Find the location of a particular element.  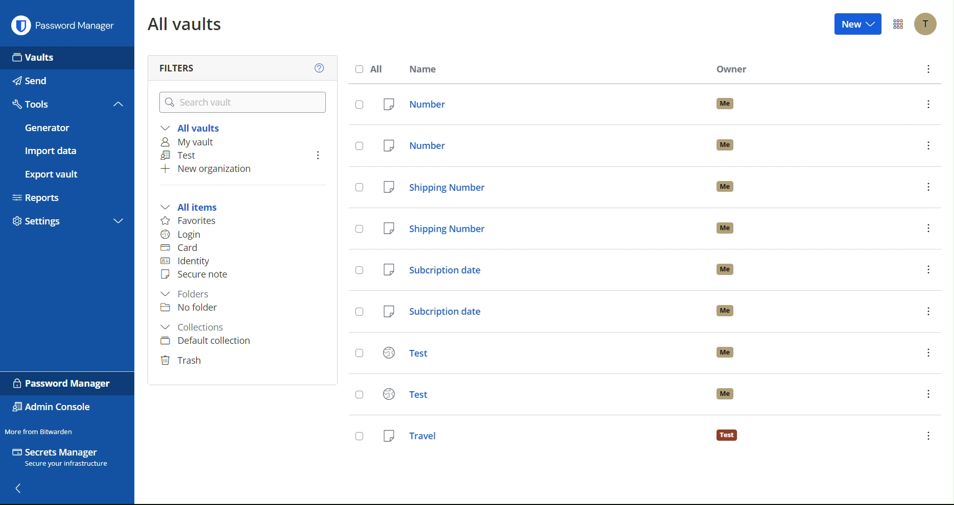

Name is located at coordinates (425, 68).